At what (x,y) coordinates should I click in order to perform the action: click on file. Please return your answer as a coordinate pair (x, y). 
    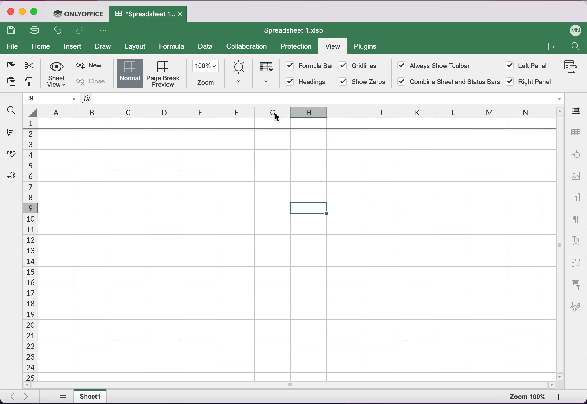
    Looking at the image, I should click on (13, 46).